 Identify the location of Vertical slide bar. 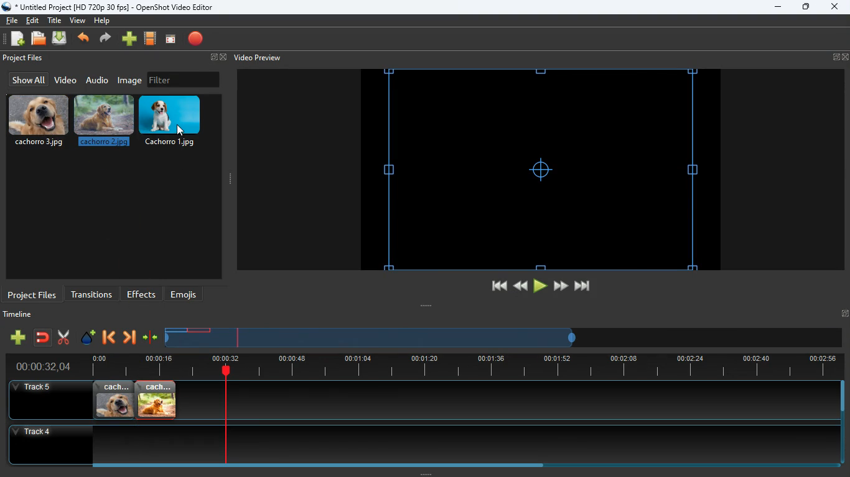
(843, 422).